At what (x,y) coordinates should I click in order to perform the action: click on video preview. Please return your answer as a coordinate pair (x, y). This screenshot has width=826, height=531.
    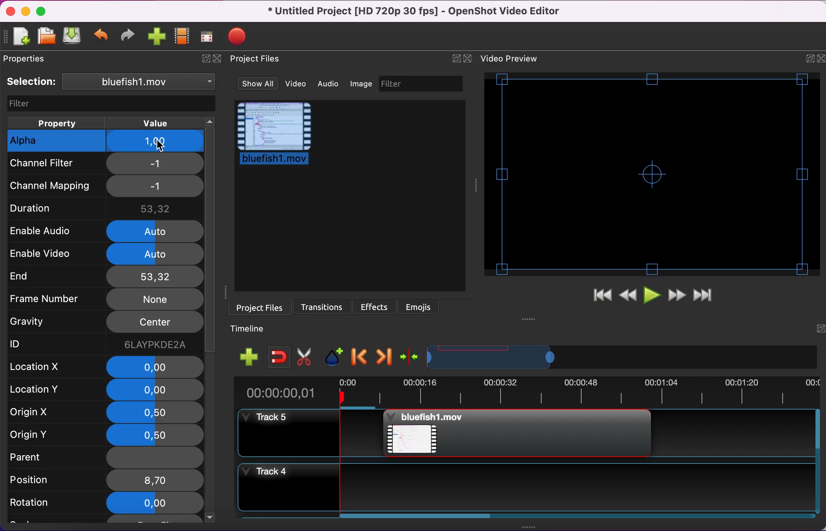
    Looking at the image, I should click on (653, 173).